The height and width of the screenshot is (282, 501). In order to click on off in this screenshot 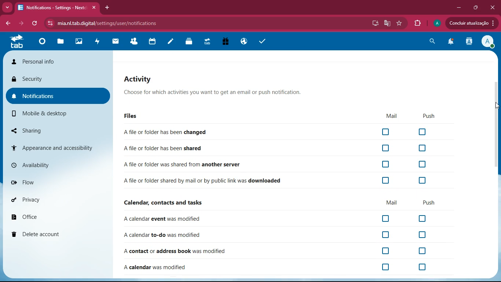, I will do `click(425, 267)`.